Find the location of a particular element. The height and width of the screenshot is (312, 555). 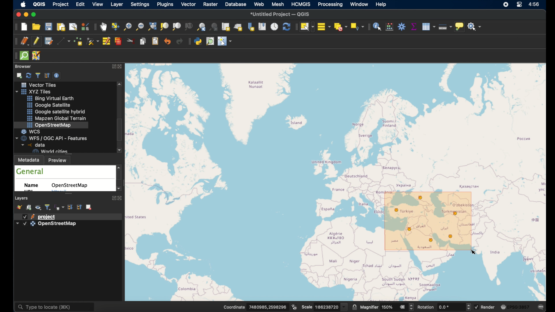

google satellite hybrid is located at coordinates (55, 112).